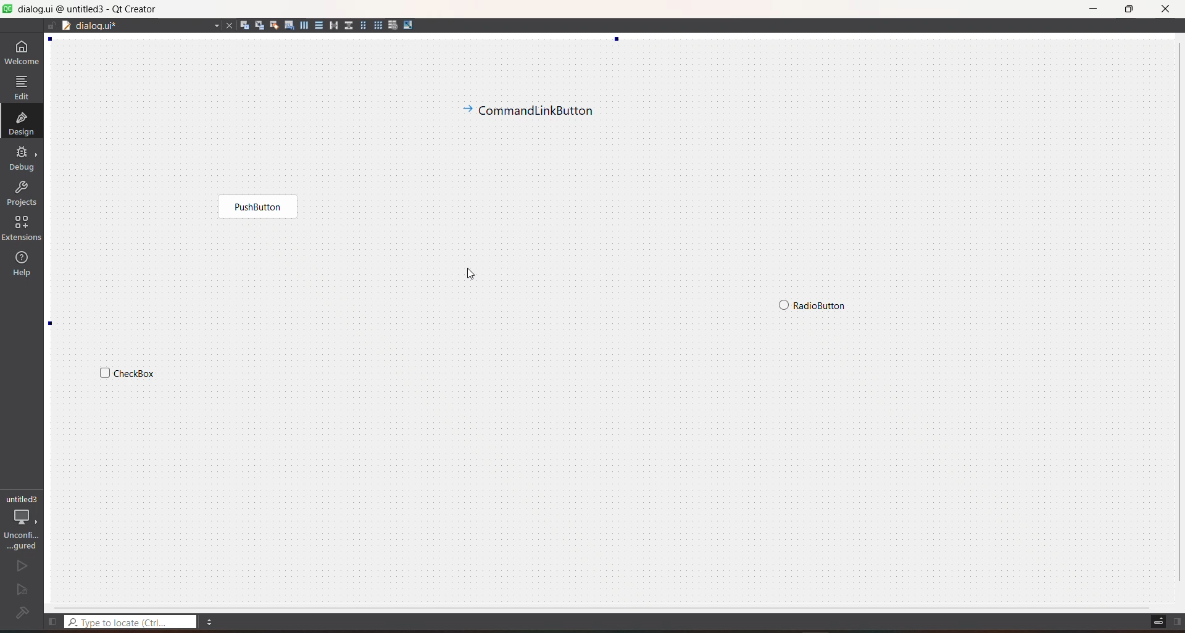 This screenshot has width=1185, height=633. I want to click on break layout, so click(393, 25).